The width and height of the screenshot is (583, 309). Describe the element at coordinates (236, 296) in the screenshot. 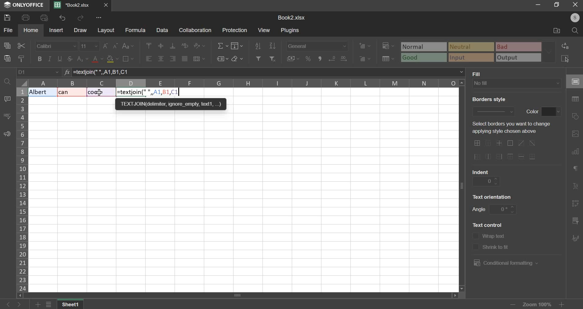

I see `scroll bar` at that location.